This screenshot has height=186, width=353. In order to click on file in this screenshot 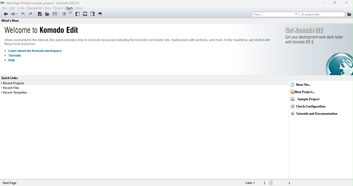, I will do `click(4, 8)`.